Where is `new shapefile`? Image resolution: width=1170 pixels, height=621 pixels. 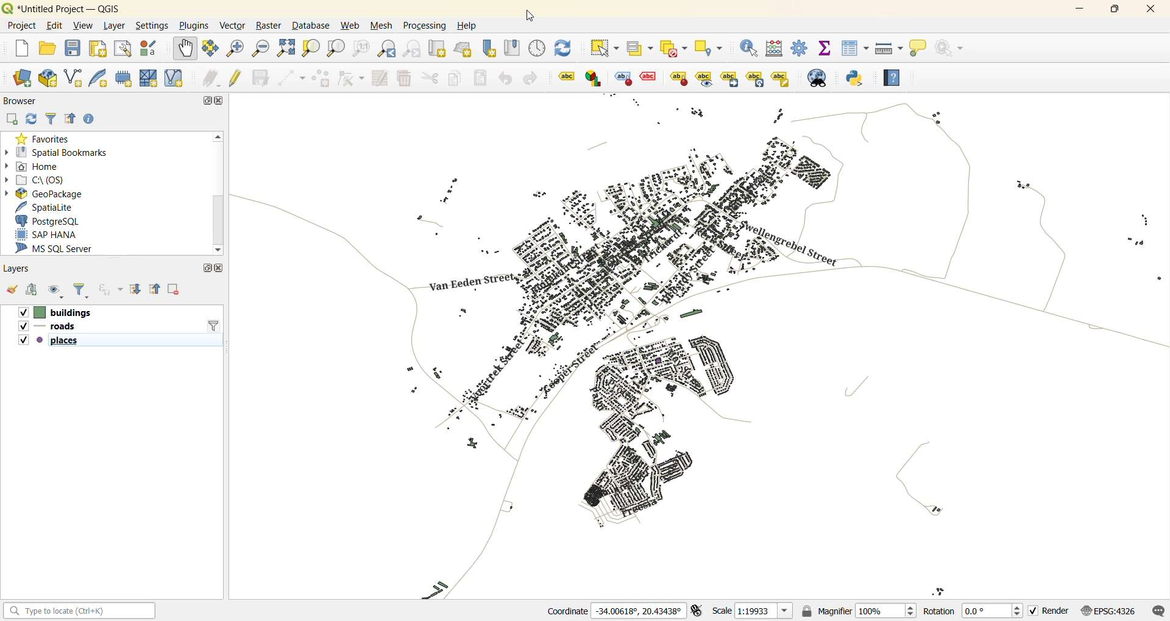
new shapefile is located at coordinates (74, 78).